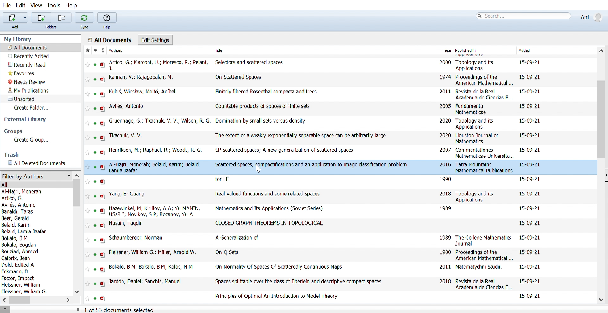  What do you see at coordinates (88, 241) in the screenshot?
I see `favourite` at bounding box center [88, 241].